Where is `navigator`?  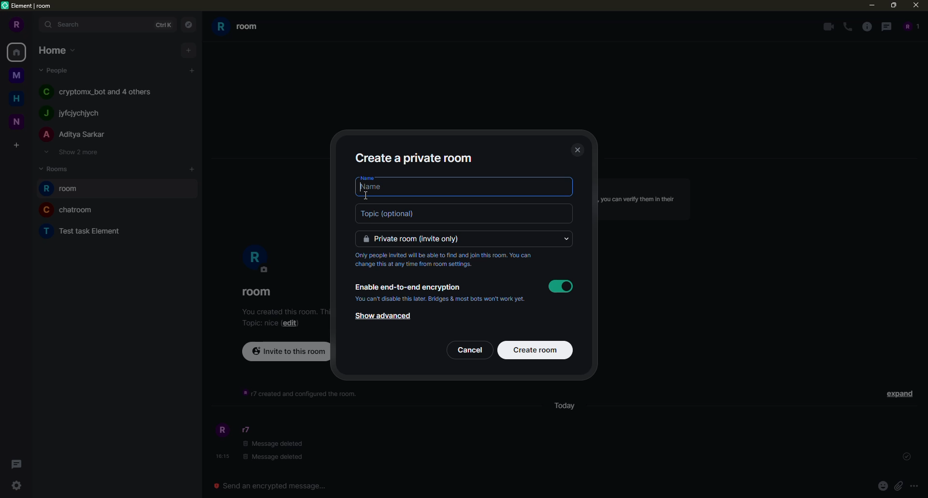
navigator is located at coordinates (189, 25).